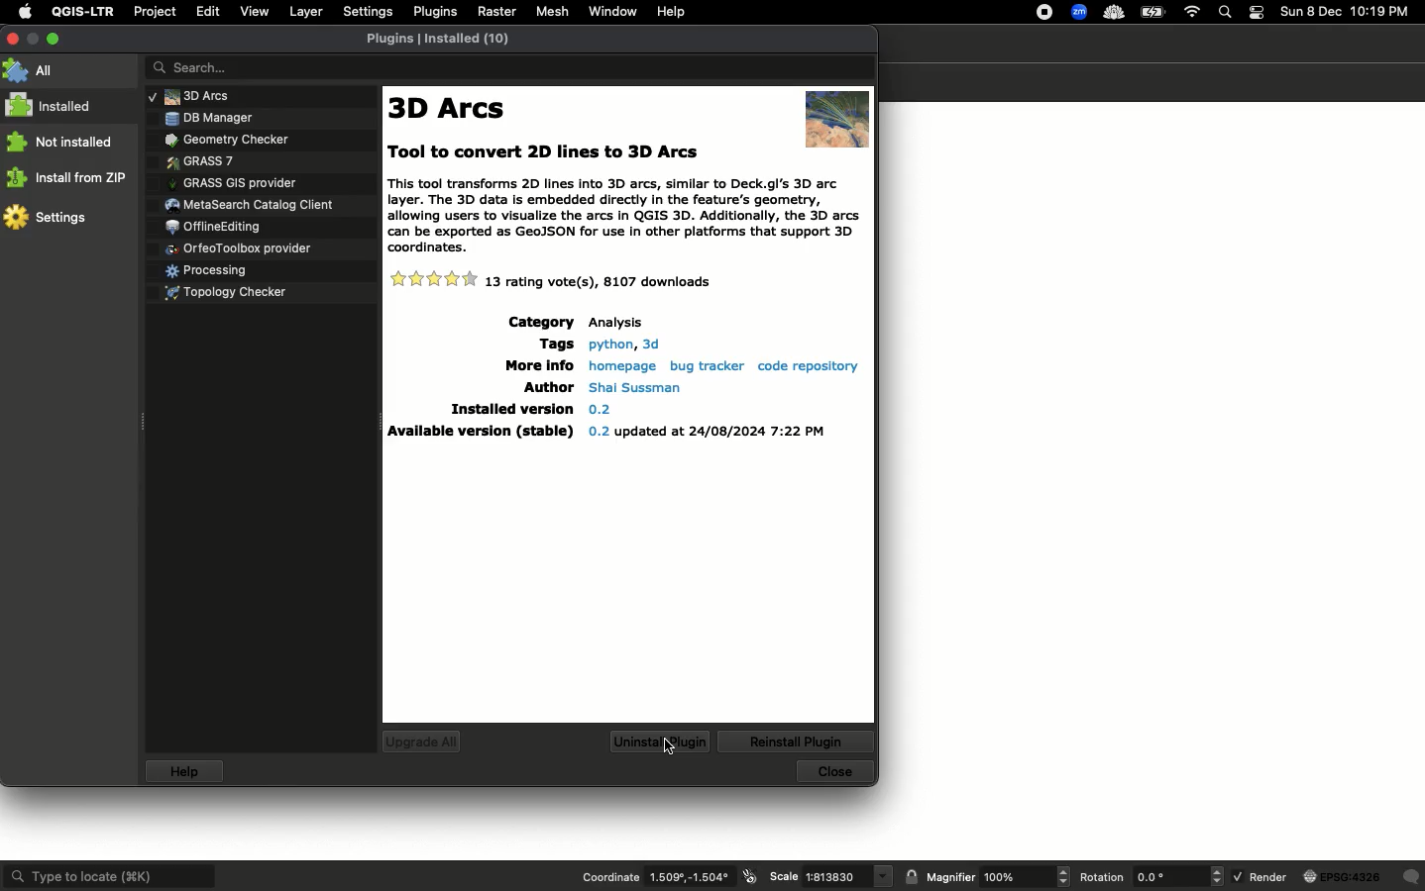 The width and height of the screenshot is (1425, 891). What do you see at coordinates (83, 13) in the screenshot?
I see `QGIS` at bounding box center [83, 13].